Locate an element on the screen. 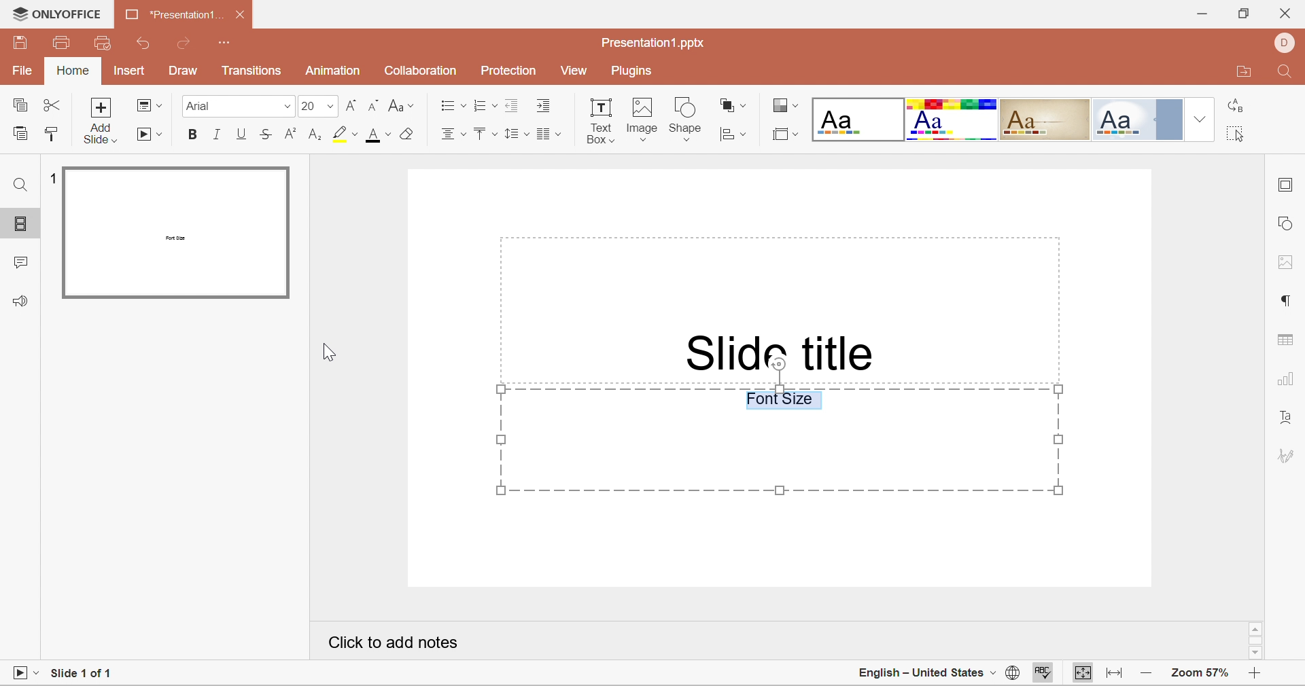 This screenshot has width=1305, height=686. Highlight color is located at coordinates (345, 137).